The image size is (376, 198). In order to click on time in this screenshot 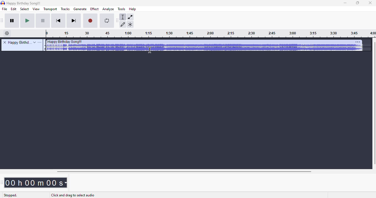, I will do `click(36, 183)`.